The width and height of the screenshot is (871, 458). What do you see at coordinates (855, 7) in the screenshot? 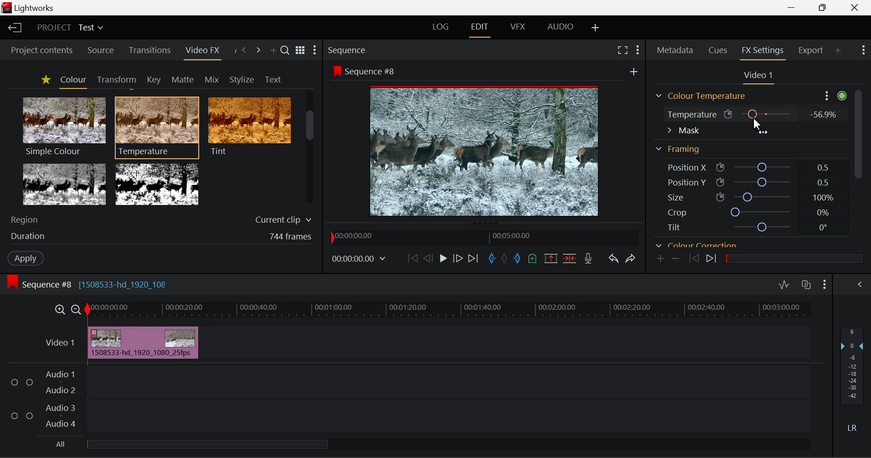
I see `Close` at bounding box center [855, 7].